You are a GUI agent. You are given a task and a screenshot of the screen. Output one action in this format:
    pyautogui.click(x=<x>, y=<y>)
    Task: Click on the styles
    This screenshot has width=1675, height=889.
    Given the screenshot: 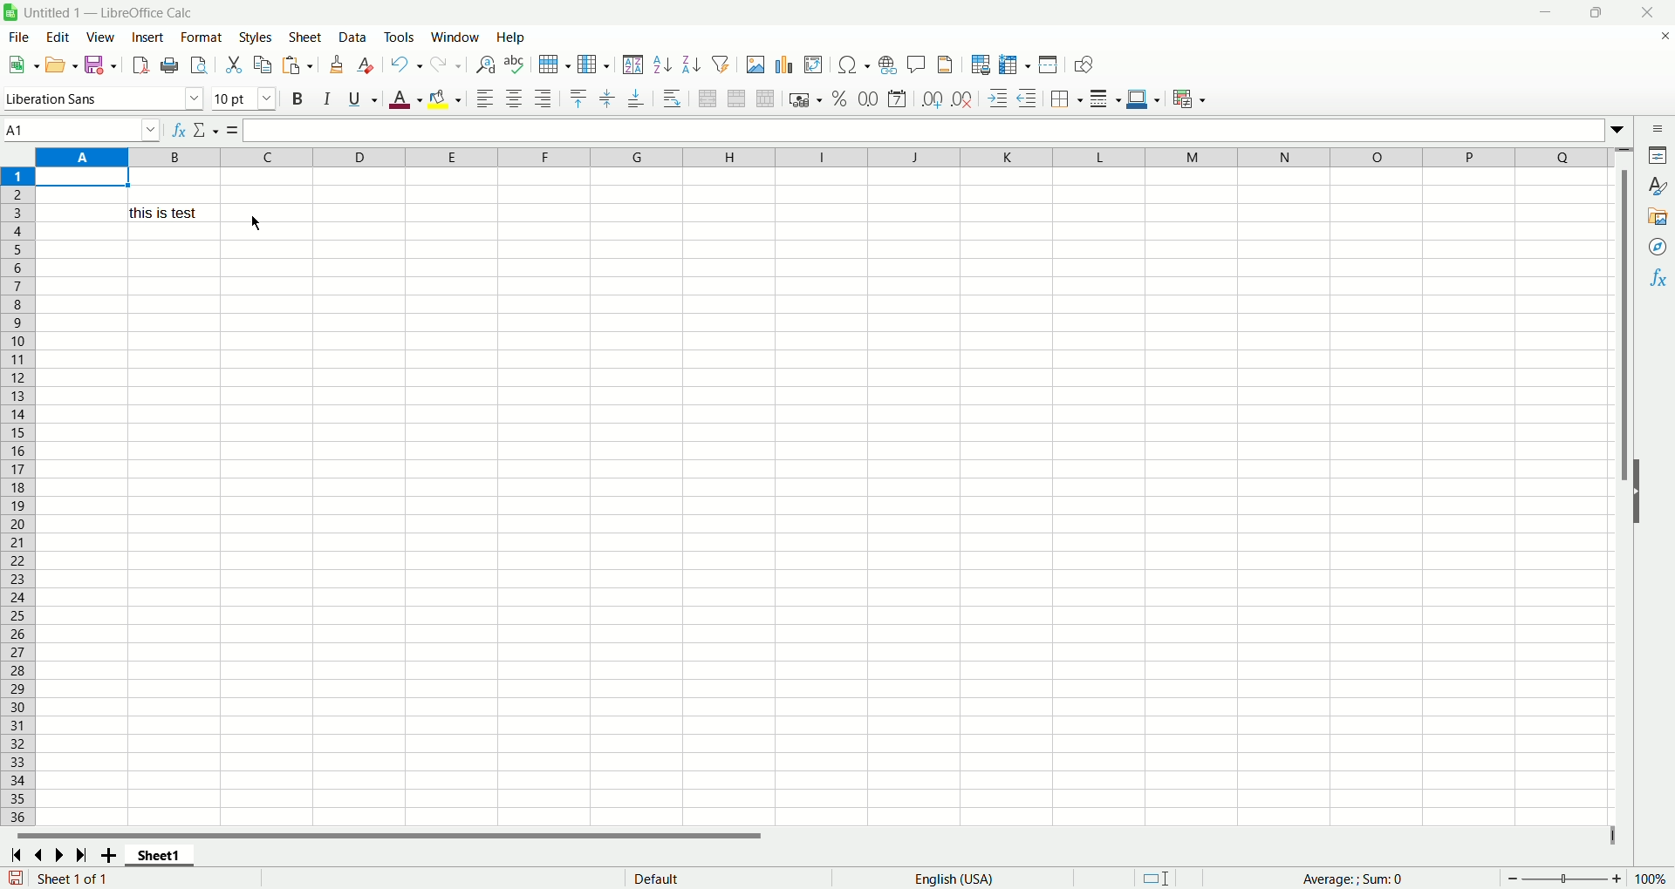 What is the action you would take?
    pyautogui.click(x=255, y=38)
    